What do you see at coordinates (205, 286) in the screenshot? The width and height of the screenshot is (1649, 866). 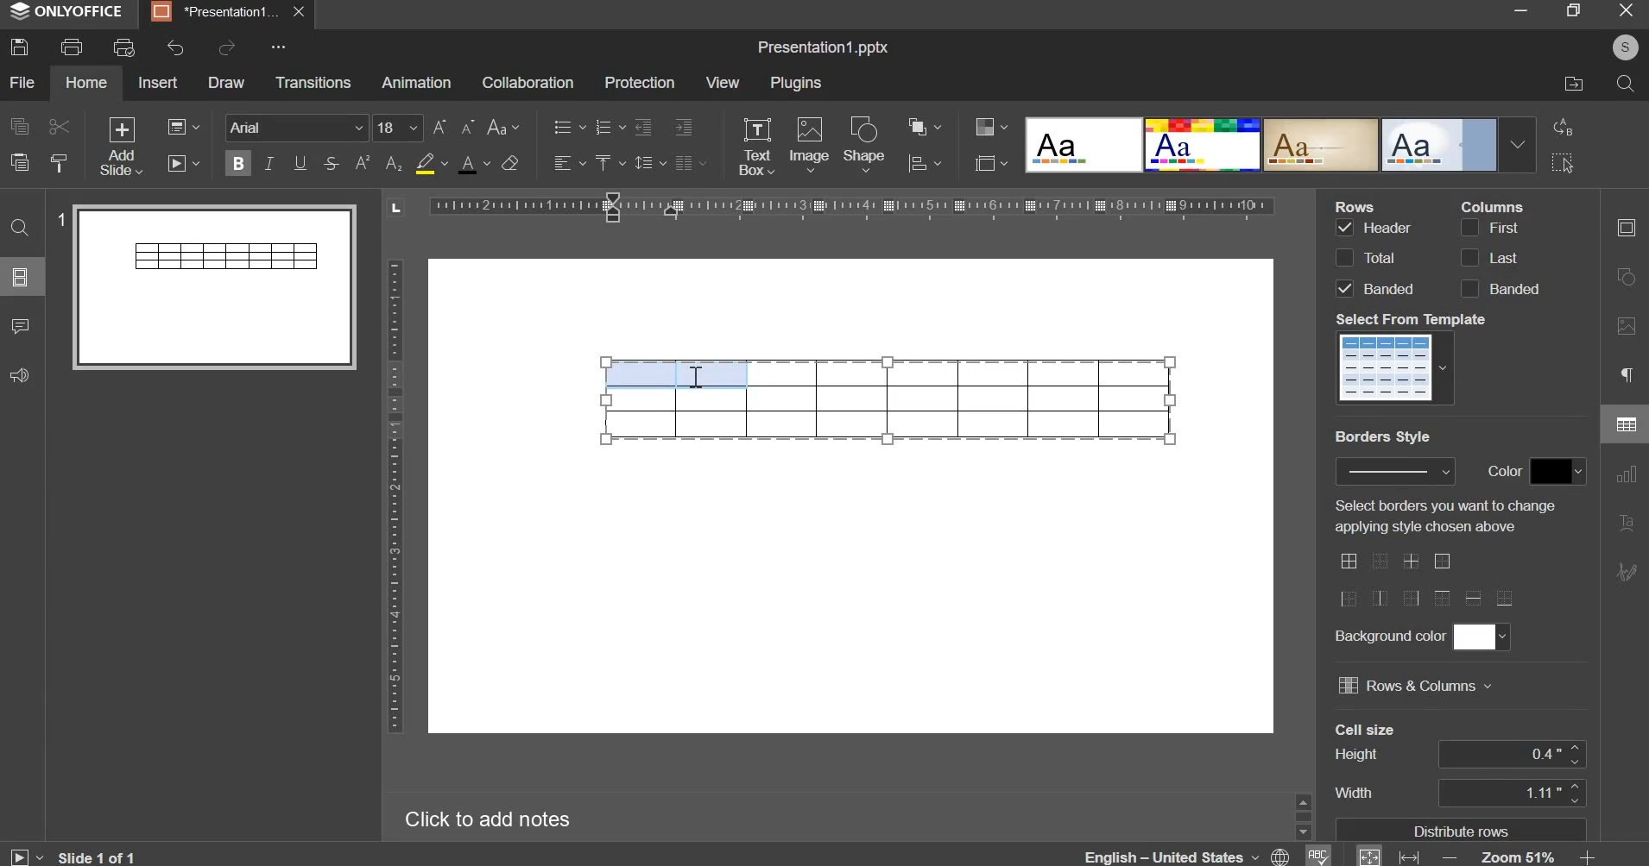 I see `slide preview` at bounding box center [205, 286].